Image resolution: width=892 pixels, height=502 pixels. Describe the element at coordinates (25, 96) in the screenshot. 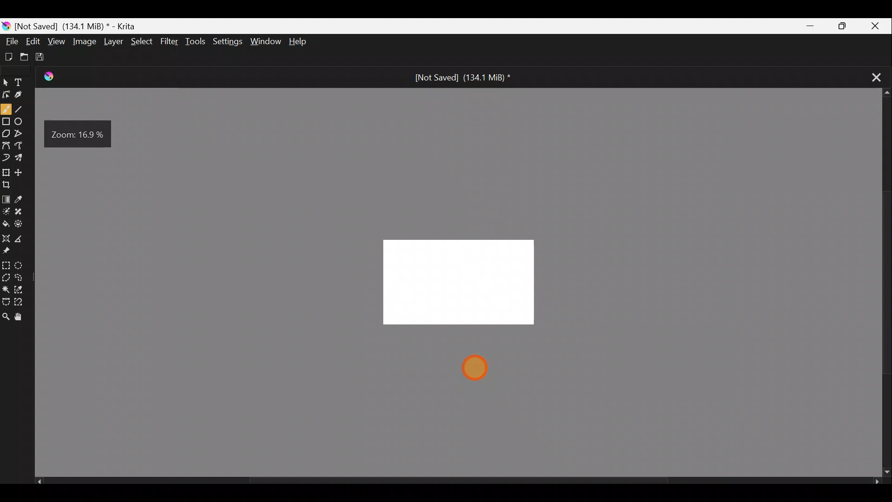

I see `Calligraphy` at that location.